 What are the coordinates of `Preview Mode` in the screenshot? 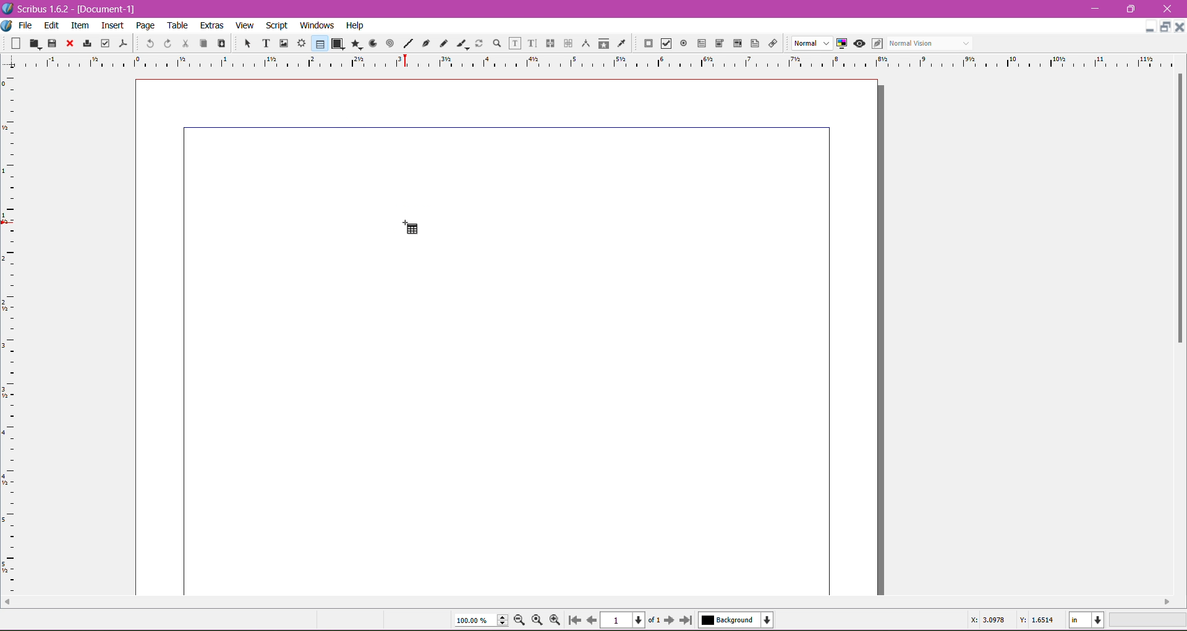 It's located at (859, 43).